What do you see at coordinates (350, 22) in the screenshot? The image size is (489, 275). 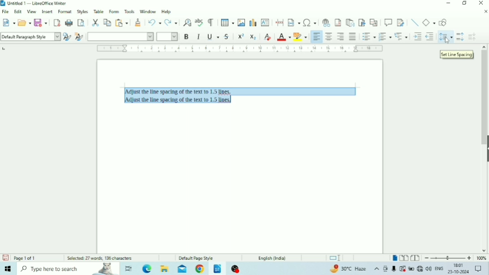 I see `Insert Endnote` at bounding box center [350, 22].